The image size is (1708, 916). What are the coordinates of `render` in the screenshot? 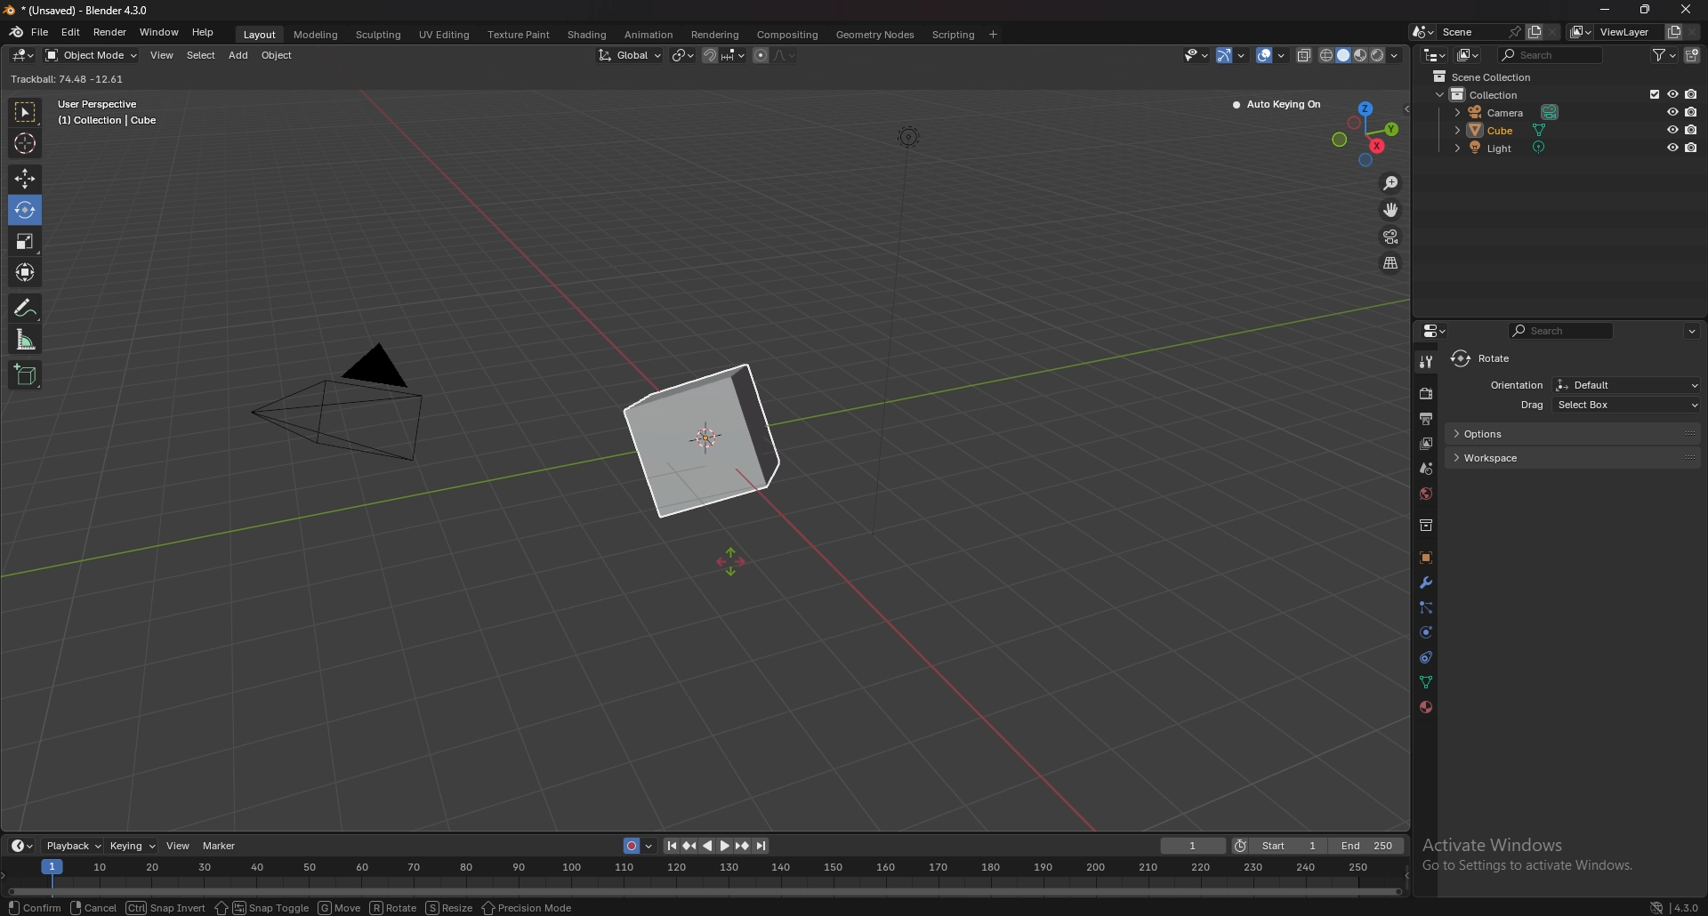 It's located at (109, 31).